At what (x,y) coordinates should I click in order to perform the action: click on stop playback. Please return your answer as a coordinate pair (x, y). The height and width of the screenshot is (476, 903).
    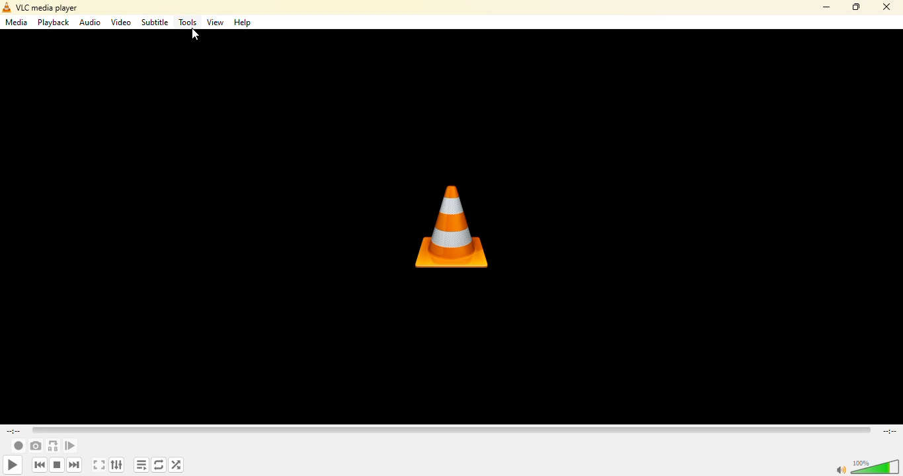
    Looking at the image, I should click on (57, 463).